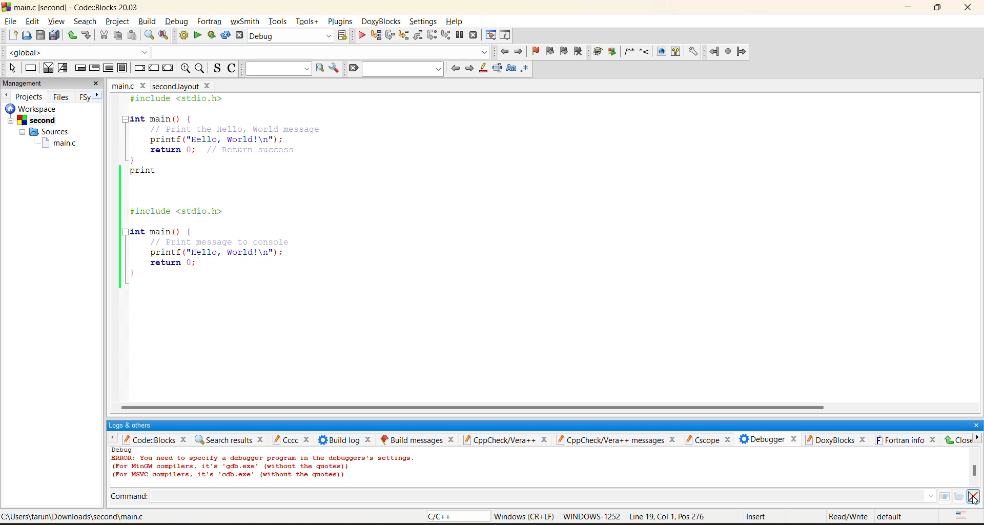 The width and height of the screenshot is (984, 525). What do you see at coordinates (163, 36) in the screenshot?
I see `replace` at bounding box center [163, 36].